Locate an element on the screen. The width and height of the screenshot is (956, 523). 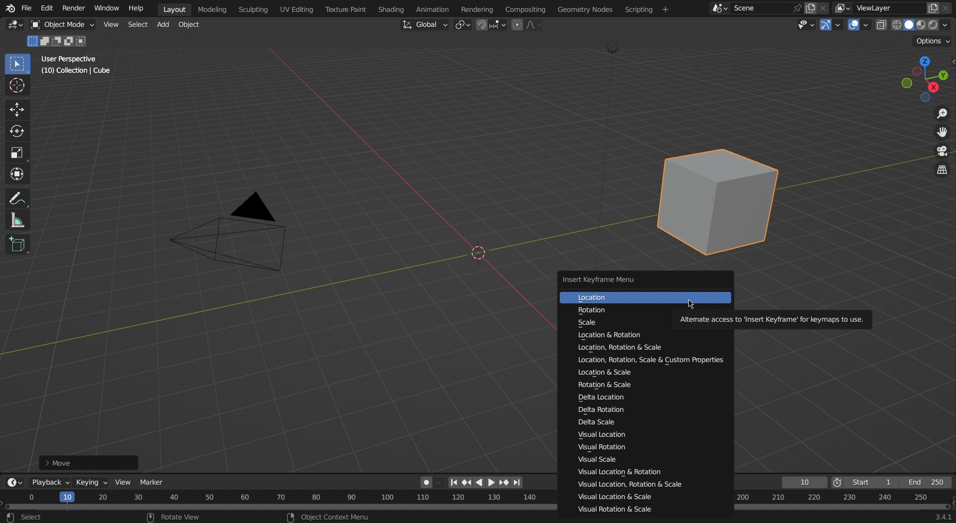
Visual Rotation & Scale is located at coordinates (621, 512).